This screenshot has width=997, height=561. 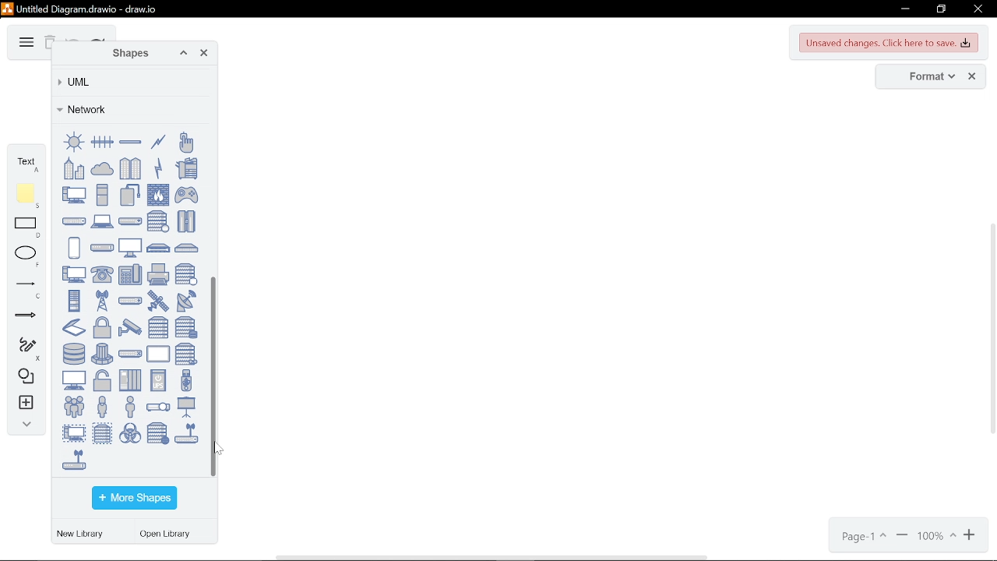 I want to click on restore down, so click(x=941, y=9).